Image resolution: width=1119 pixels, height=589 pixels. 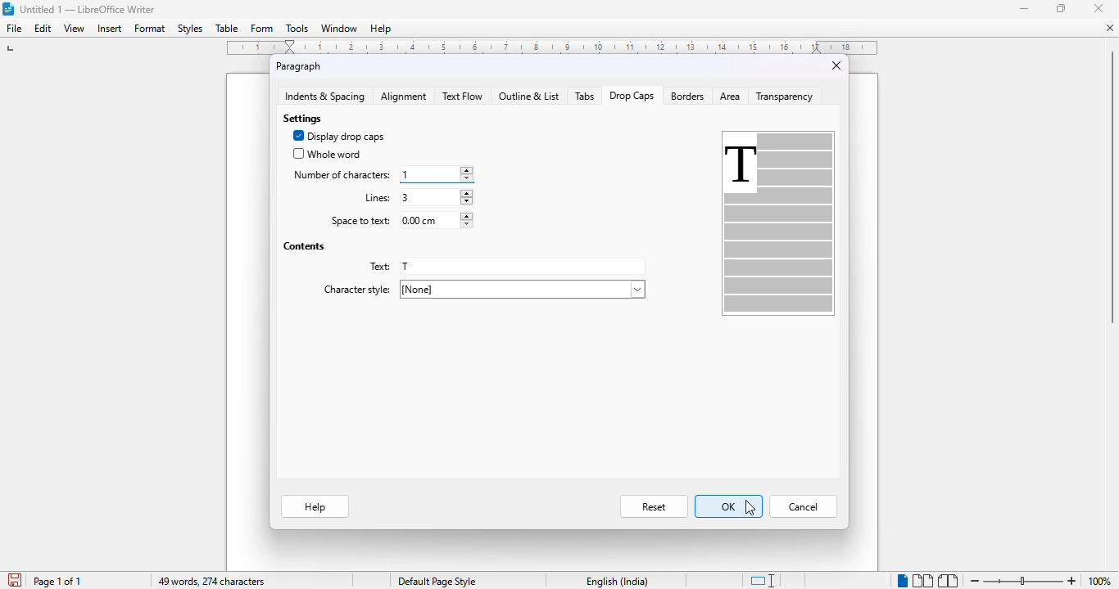 I want to click on minimize, so click(x=1025, y=10).